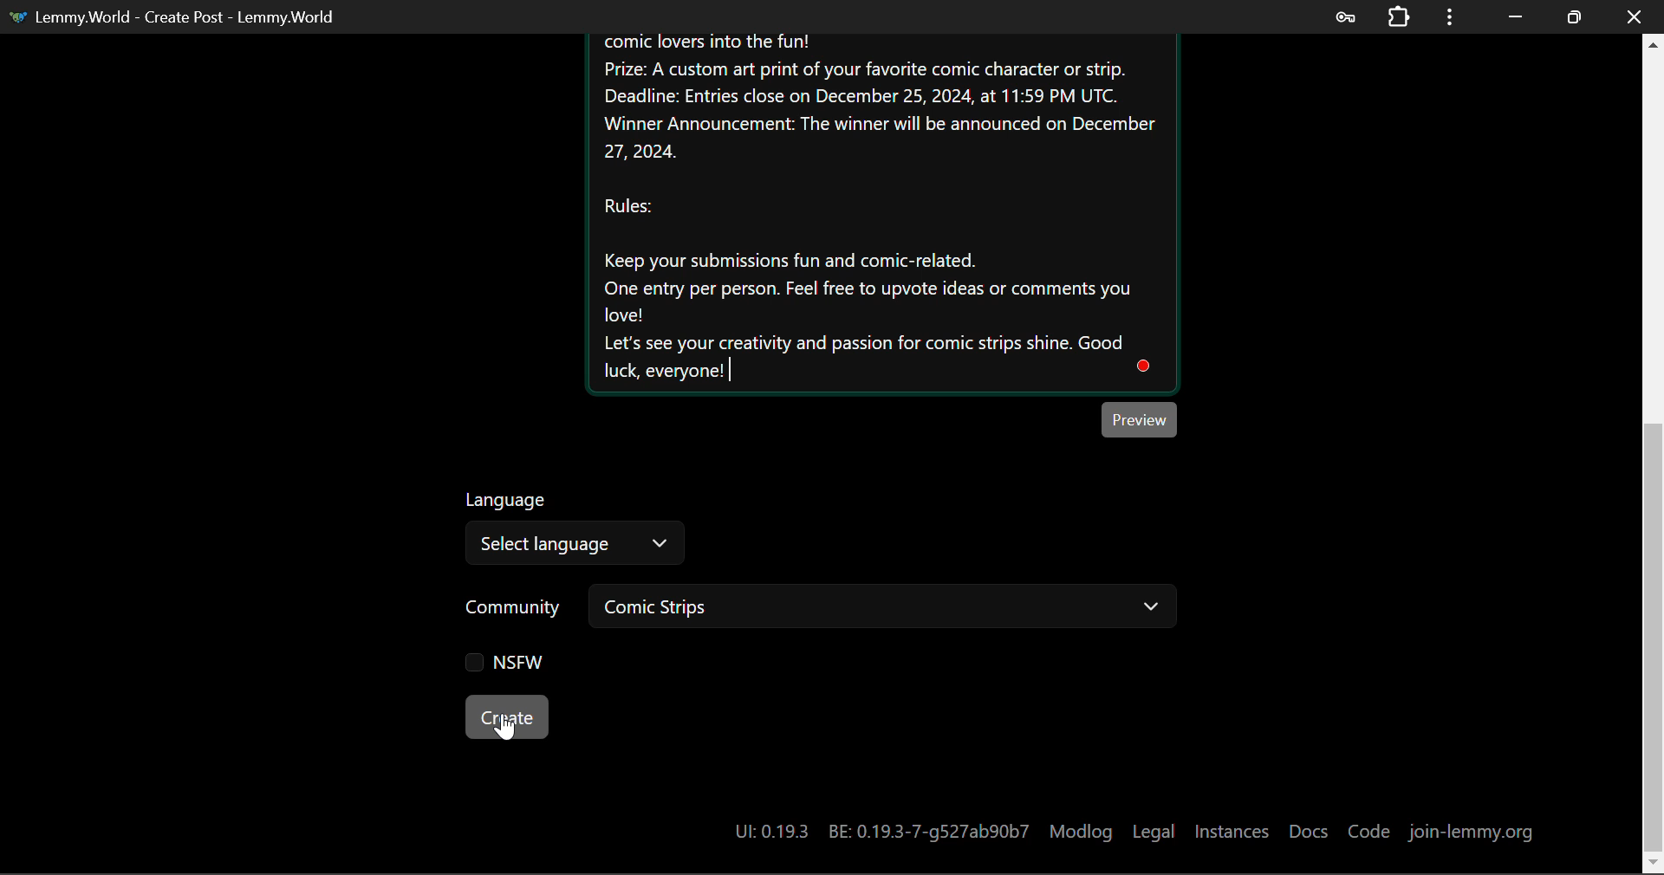 The width and height of the screenshot is (1664, 875). What do you see at coordinates (1081, 832) in the screenshot?
I see `Modlog` at bounding box center [1081, 832].